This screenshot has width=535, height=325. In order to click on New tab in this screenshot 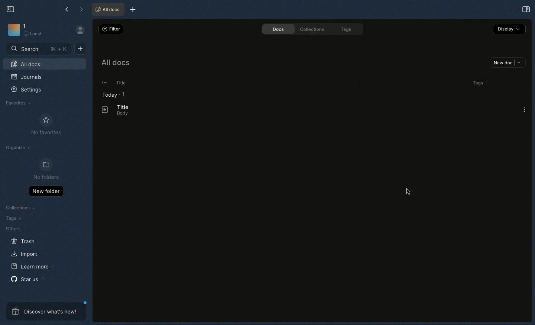, I will do `click(132, 10)`.